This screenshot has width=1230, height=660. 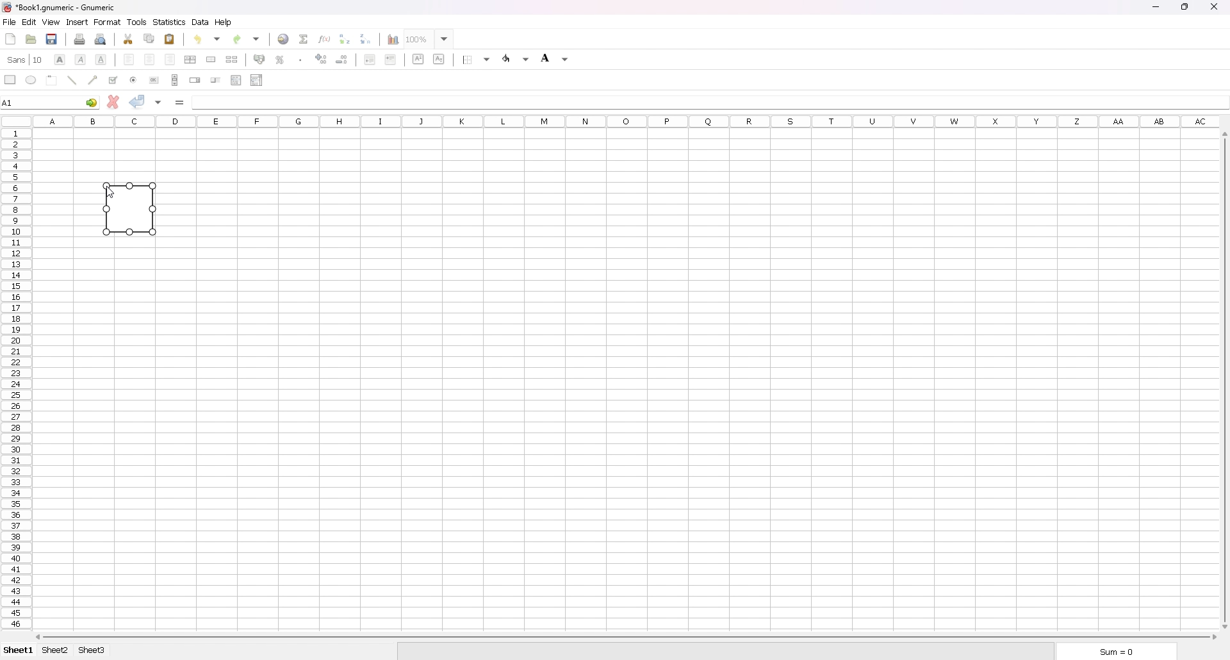 I want to click on view, so click(x=51, y=22).